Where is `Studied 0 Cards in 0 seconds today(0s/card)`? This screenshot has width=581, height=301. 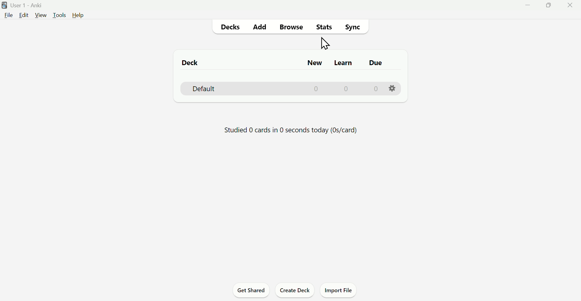
Studied 0 Cards in 0 seconds today(0s/card) is located at coordinates (294, 129).